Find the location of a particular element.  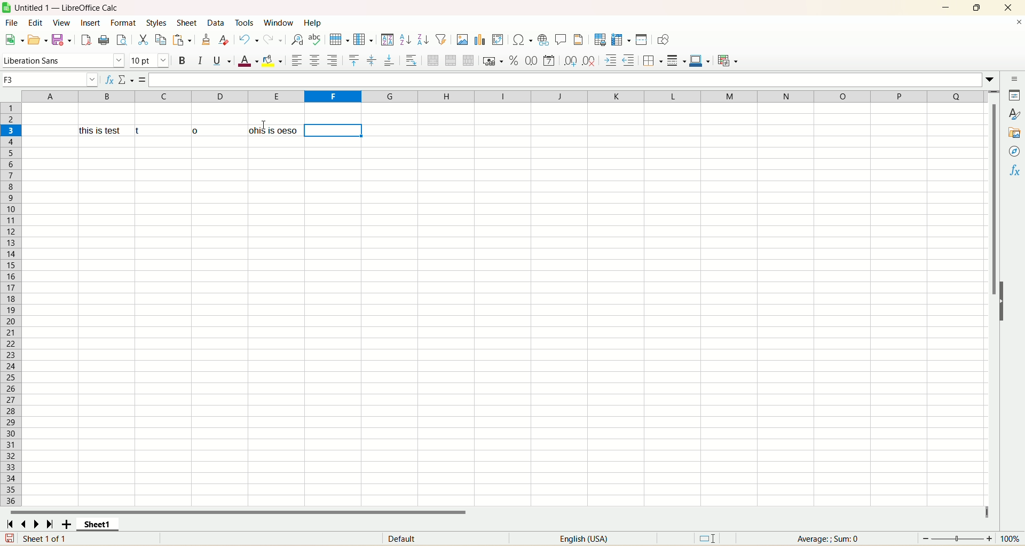

this is test is located at coordinates (147, 129).